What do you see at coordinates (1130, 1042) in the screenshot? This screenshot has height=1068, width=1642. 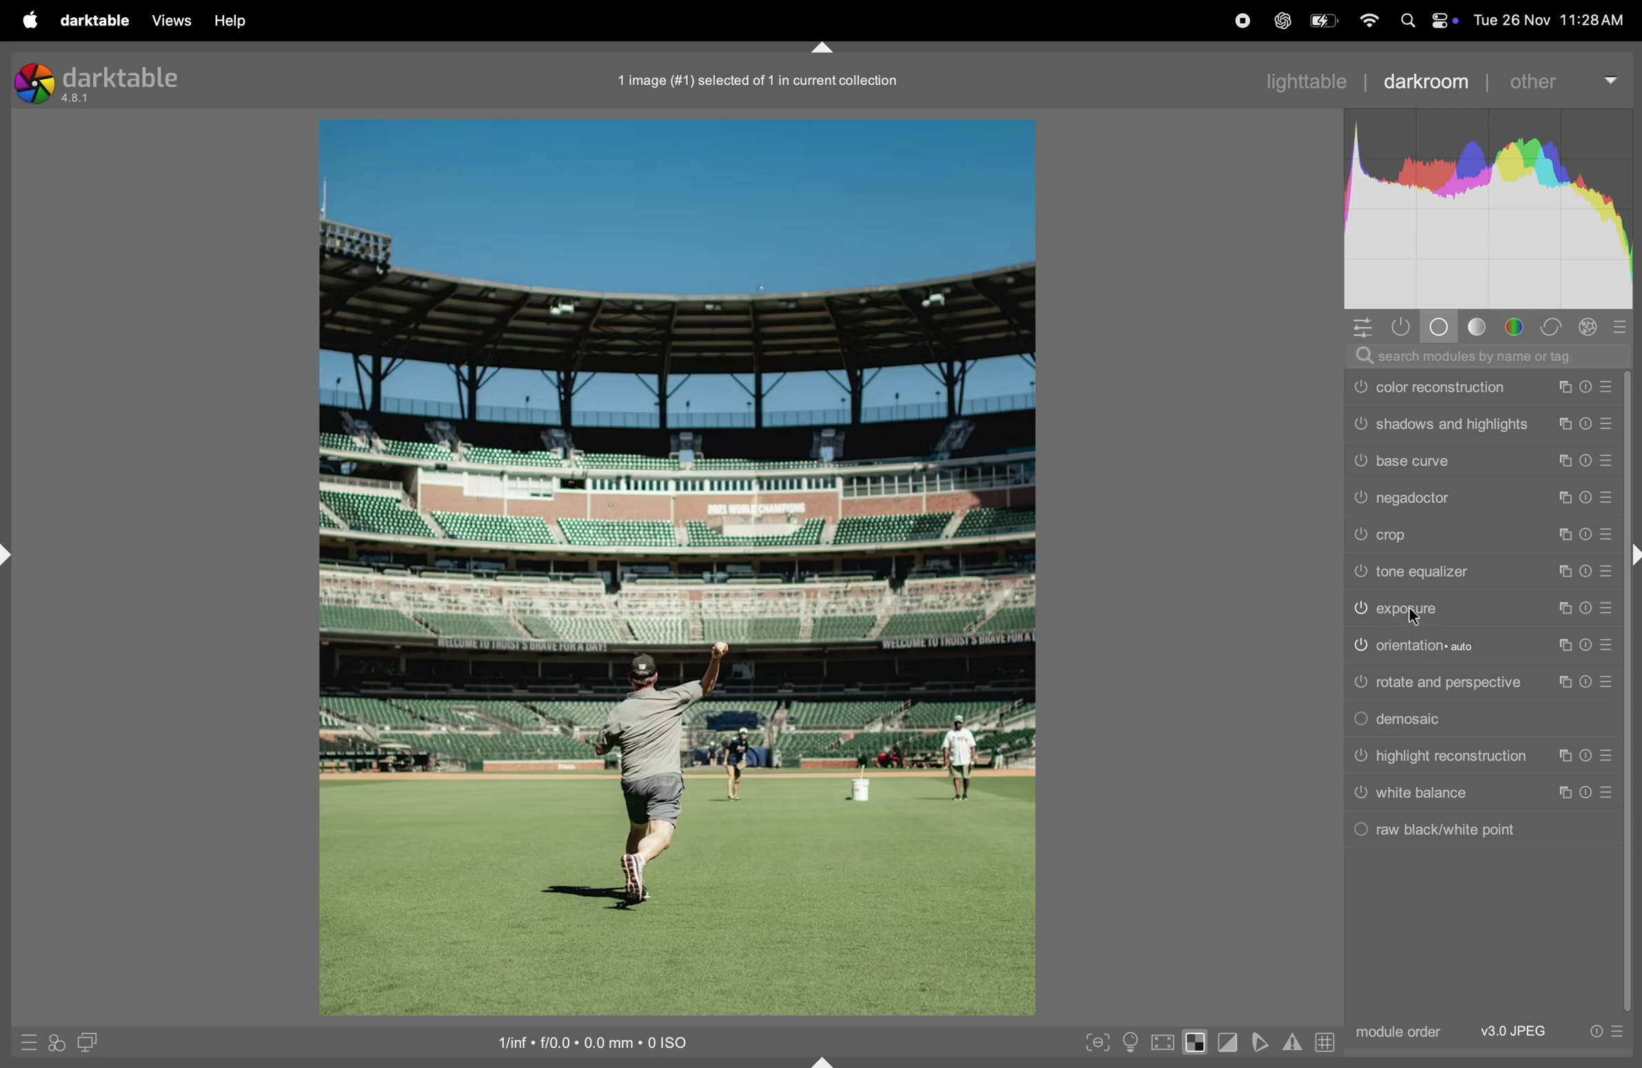 I see `toggle iso` at bounding box center [1130, 1042].